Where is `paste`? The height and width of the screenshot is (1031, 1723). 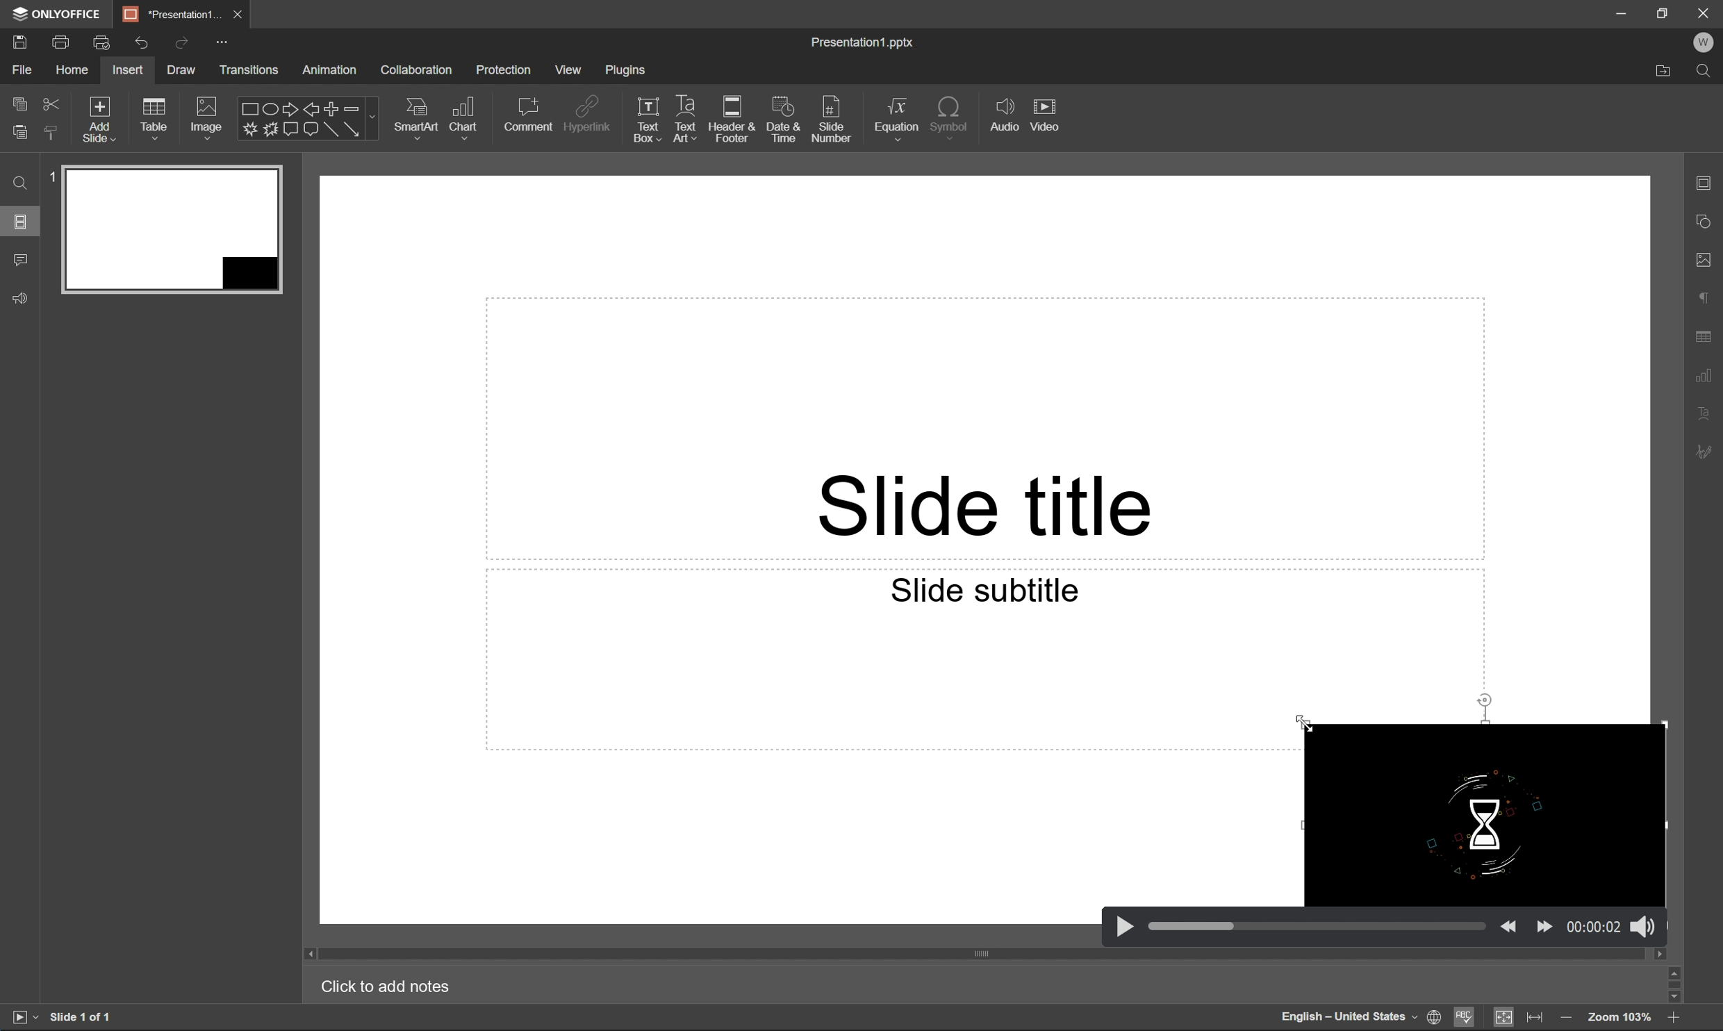
paste is located at coordinates (19, 133).